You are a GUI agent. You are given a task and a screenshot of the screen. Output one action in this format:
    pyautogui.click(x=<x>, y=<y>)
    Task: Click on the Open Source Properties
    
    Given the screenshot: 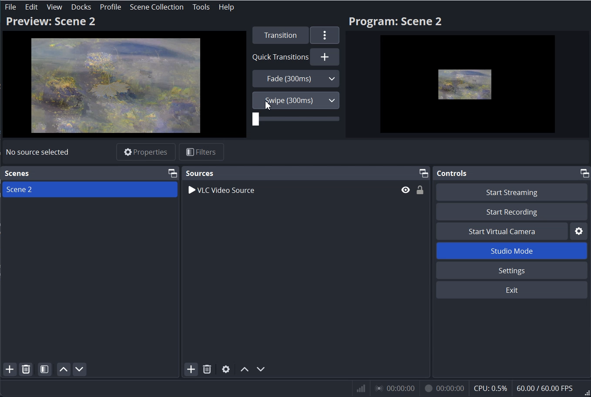 What is the action you would take?
    pyautogui.click(x=226, y=369)
    